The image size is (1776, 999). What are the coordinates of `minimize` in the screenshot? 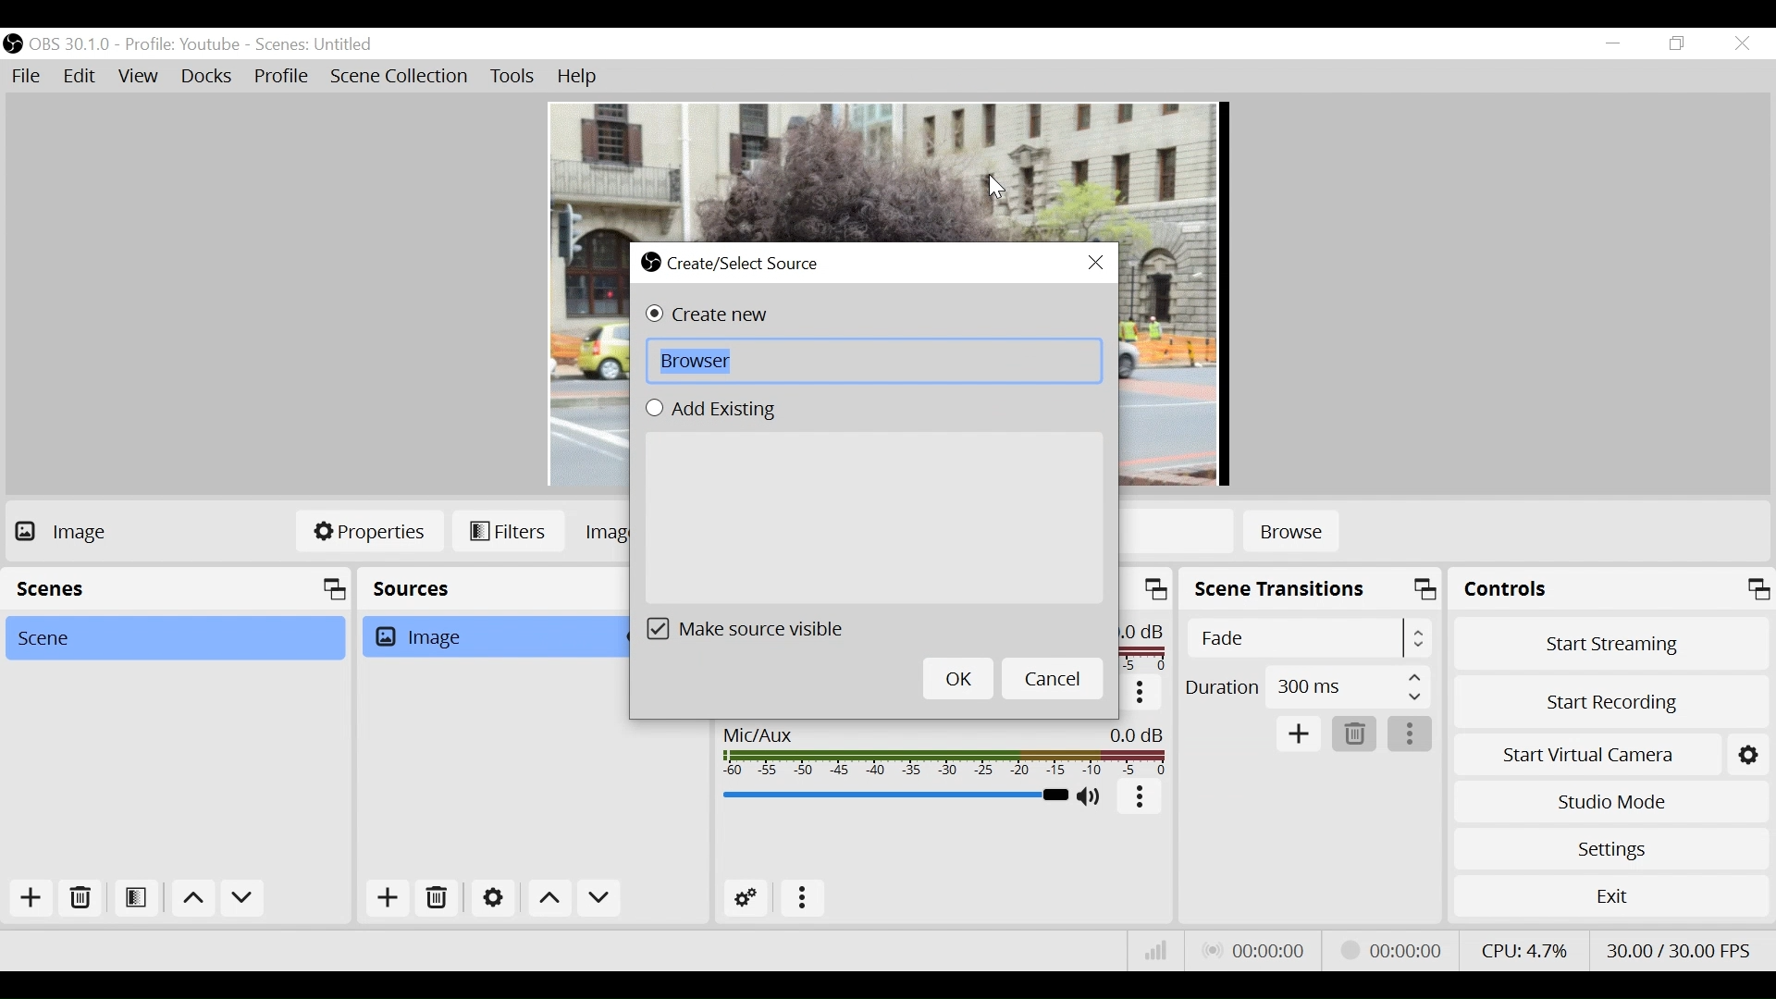 It's located at (1612, 44).